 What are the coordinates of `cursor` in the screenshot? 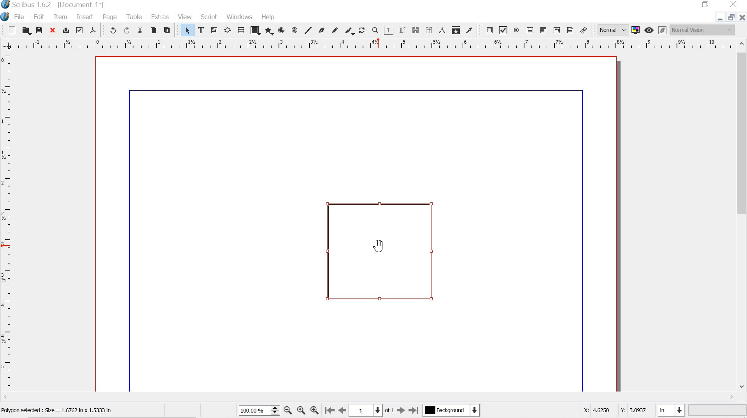 It's located at (379, 245).